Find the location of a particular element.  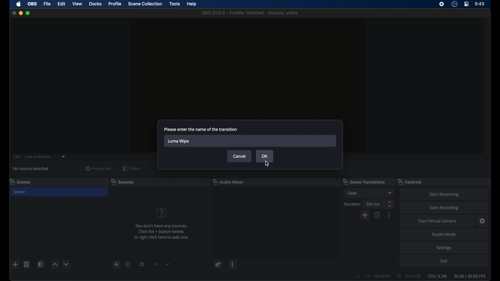

sources is located at coordinates (122, 182).